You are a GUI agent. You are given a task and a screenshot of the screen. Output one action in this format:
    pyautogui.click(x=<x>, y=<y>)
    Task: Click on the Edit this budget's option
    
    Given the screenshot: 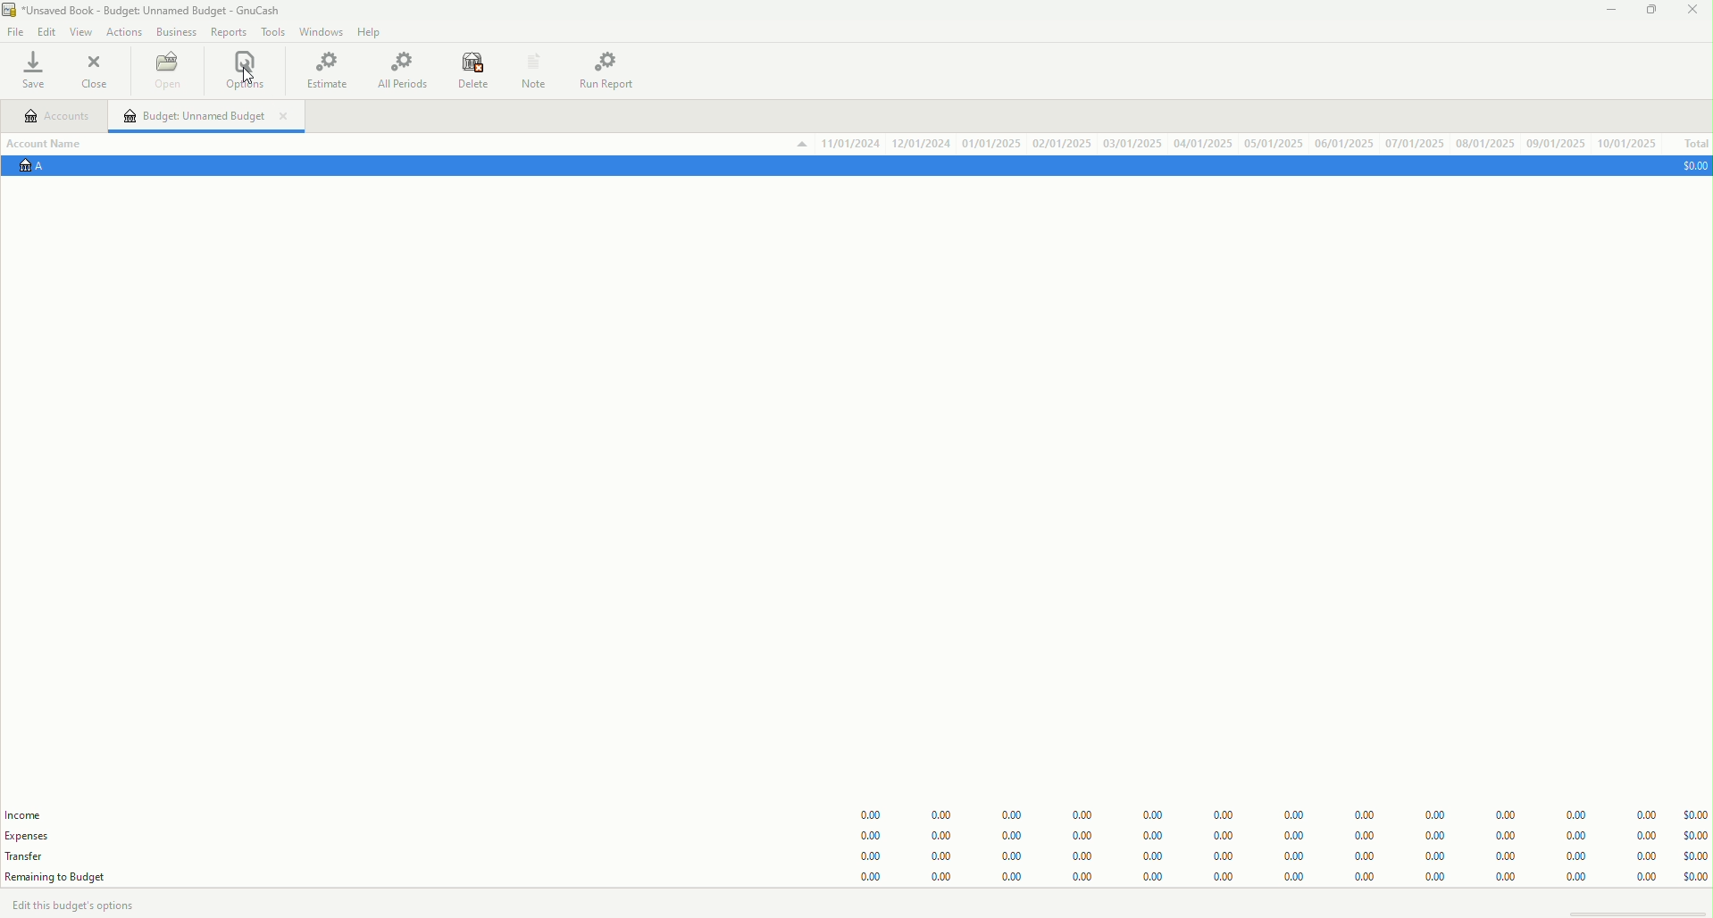 What is the action you would take?
    pyautogui.click(x=89, y=904)
    